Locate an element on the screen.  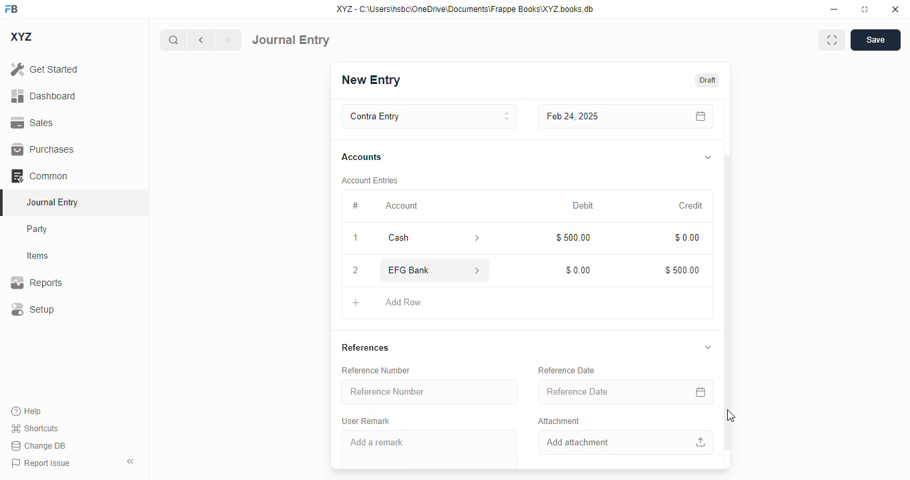
1 is located at coordinates (355, 237).